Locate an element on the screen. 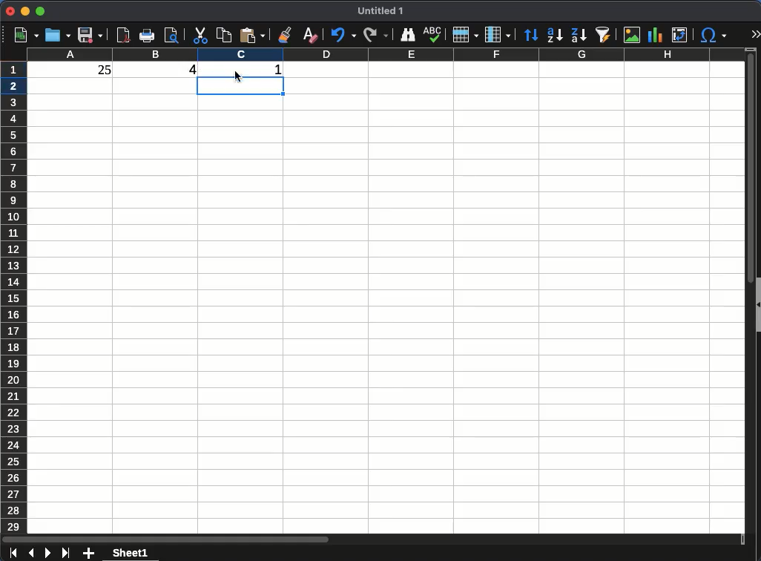 The width and height of the screenshot is (761, 561). minimize is located at coordinates (25, 12).